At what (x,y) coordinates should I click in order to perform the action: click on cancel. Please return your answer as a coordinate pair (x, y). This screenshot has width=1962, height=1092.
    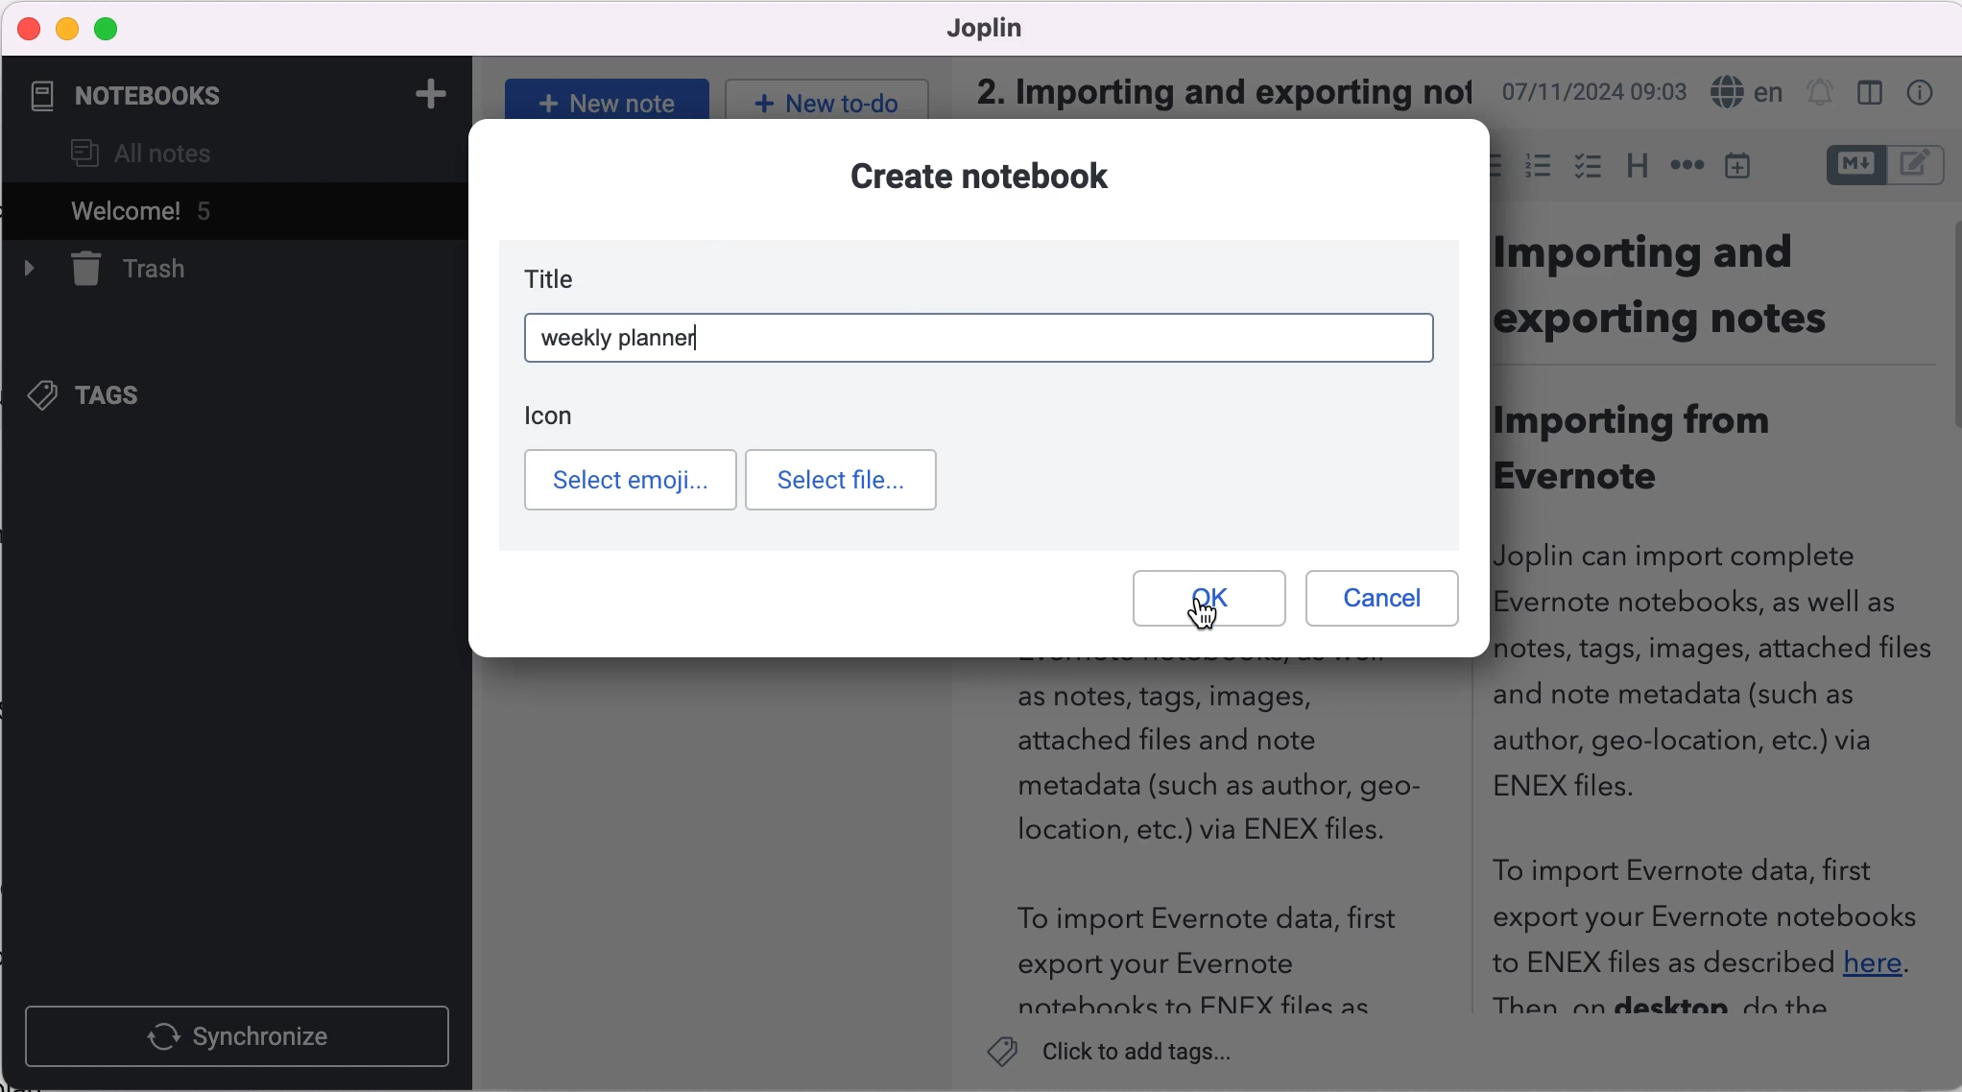
    Looking at the image, I should click on (1379, 600).